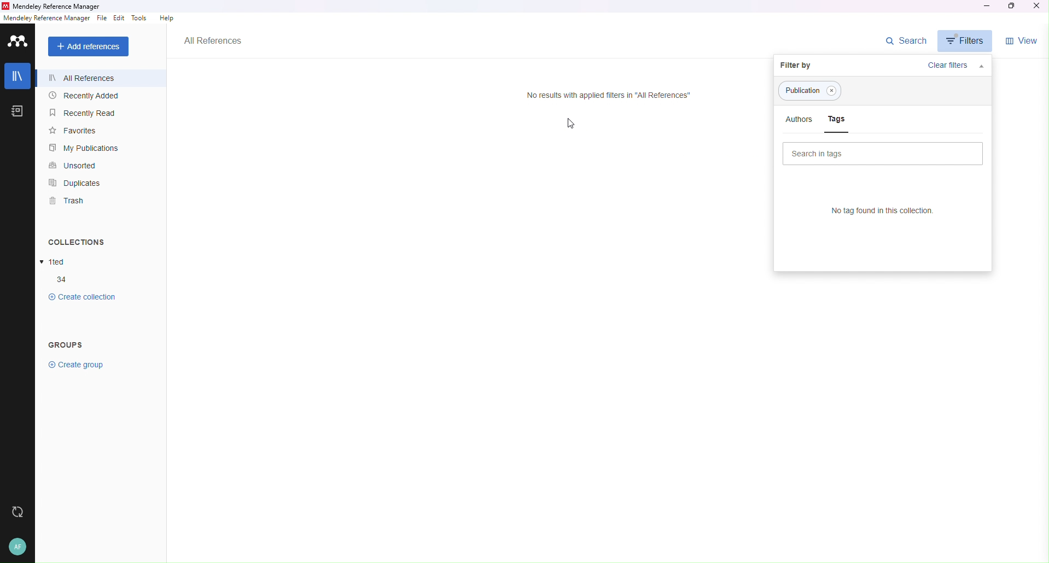 Image resolution: width=1049 pixels, height=563 pixels. Describe the element at coordinates (1039, 7) in the screenshot. I see `Close` at that location.